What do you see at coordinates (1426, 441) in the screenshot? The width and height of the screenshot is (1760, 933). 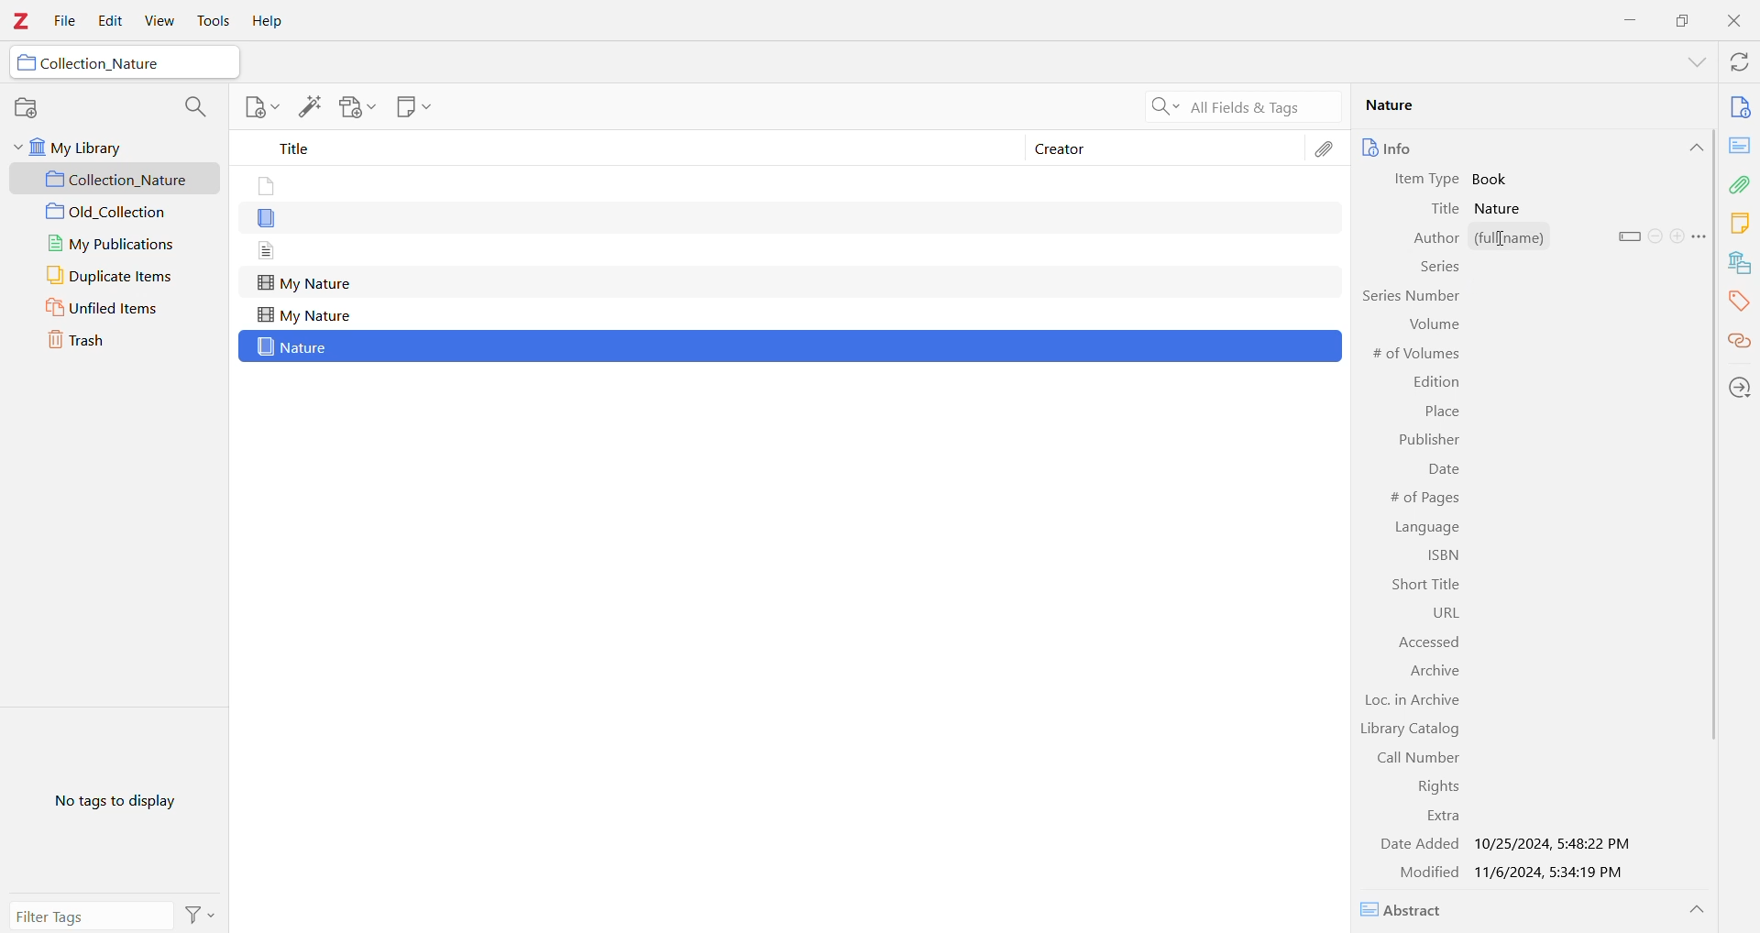 I see `Publisher` at bounding box center [1426, 441].